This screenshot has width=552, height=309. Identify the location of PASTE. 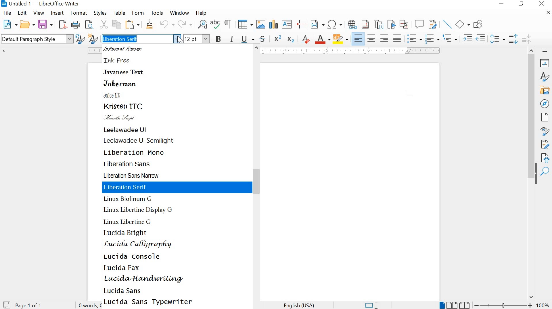
(133, 24).